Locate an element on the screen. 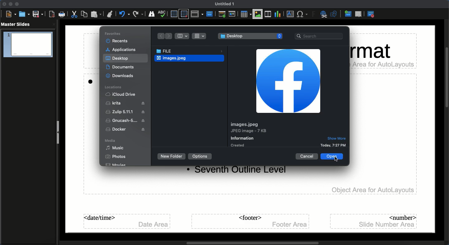 Image resolution: width=449 pixels, height=245 pixels. Desktop is located at coordinates (250, 36).